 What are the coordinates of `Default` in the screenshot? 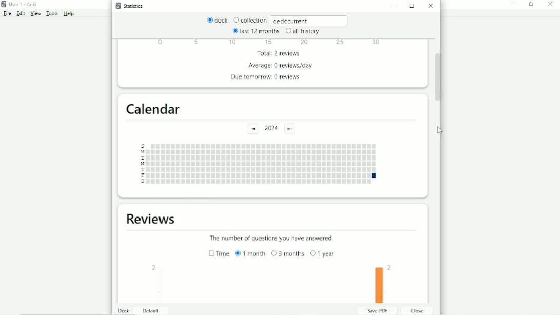 It's located at (150, 310).